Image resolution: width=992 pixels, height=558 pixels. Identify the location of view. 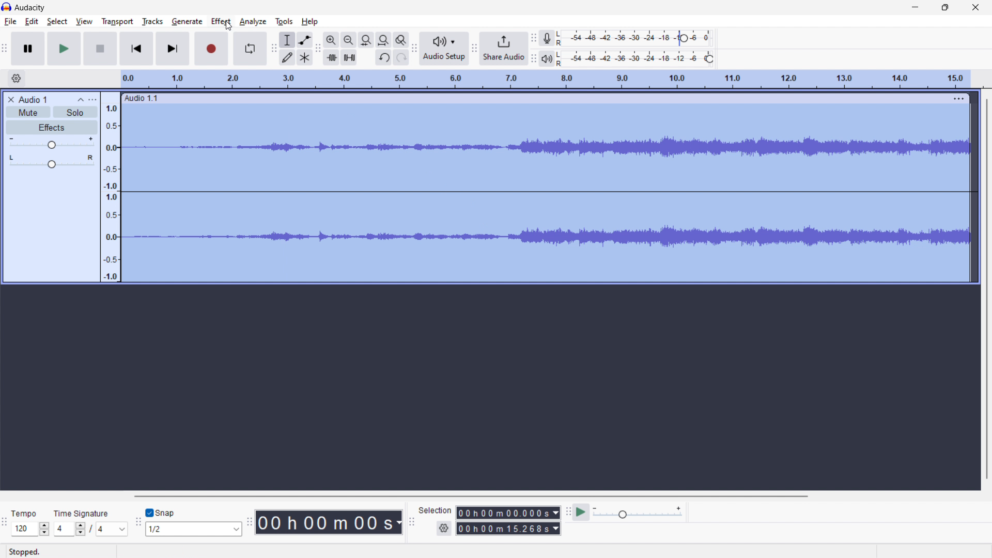
(84, 21).